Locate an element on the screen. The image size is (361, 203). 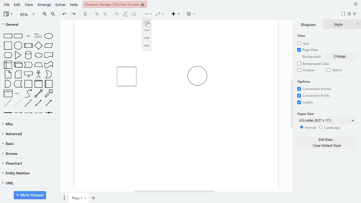
fill line is located at coordinates (125, 14).